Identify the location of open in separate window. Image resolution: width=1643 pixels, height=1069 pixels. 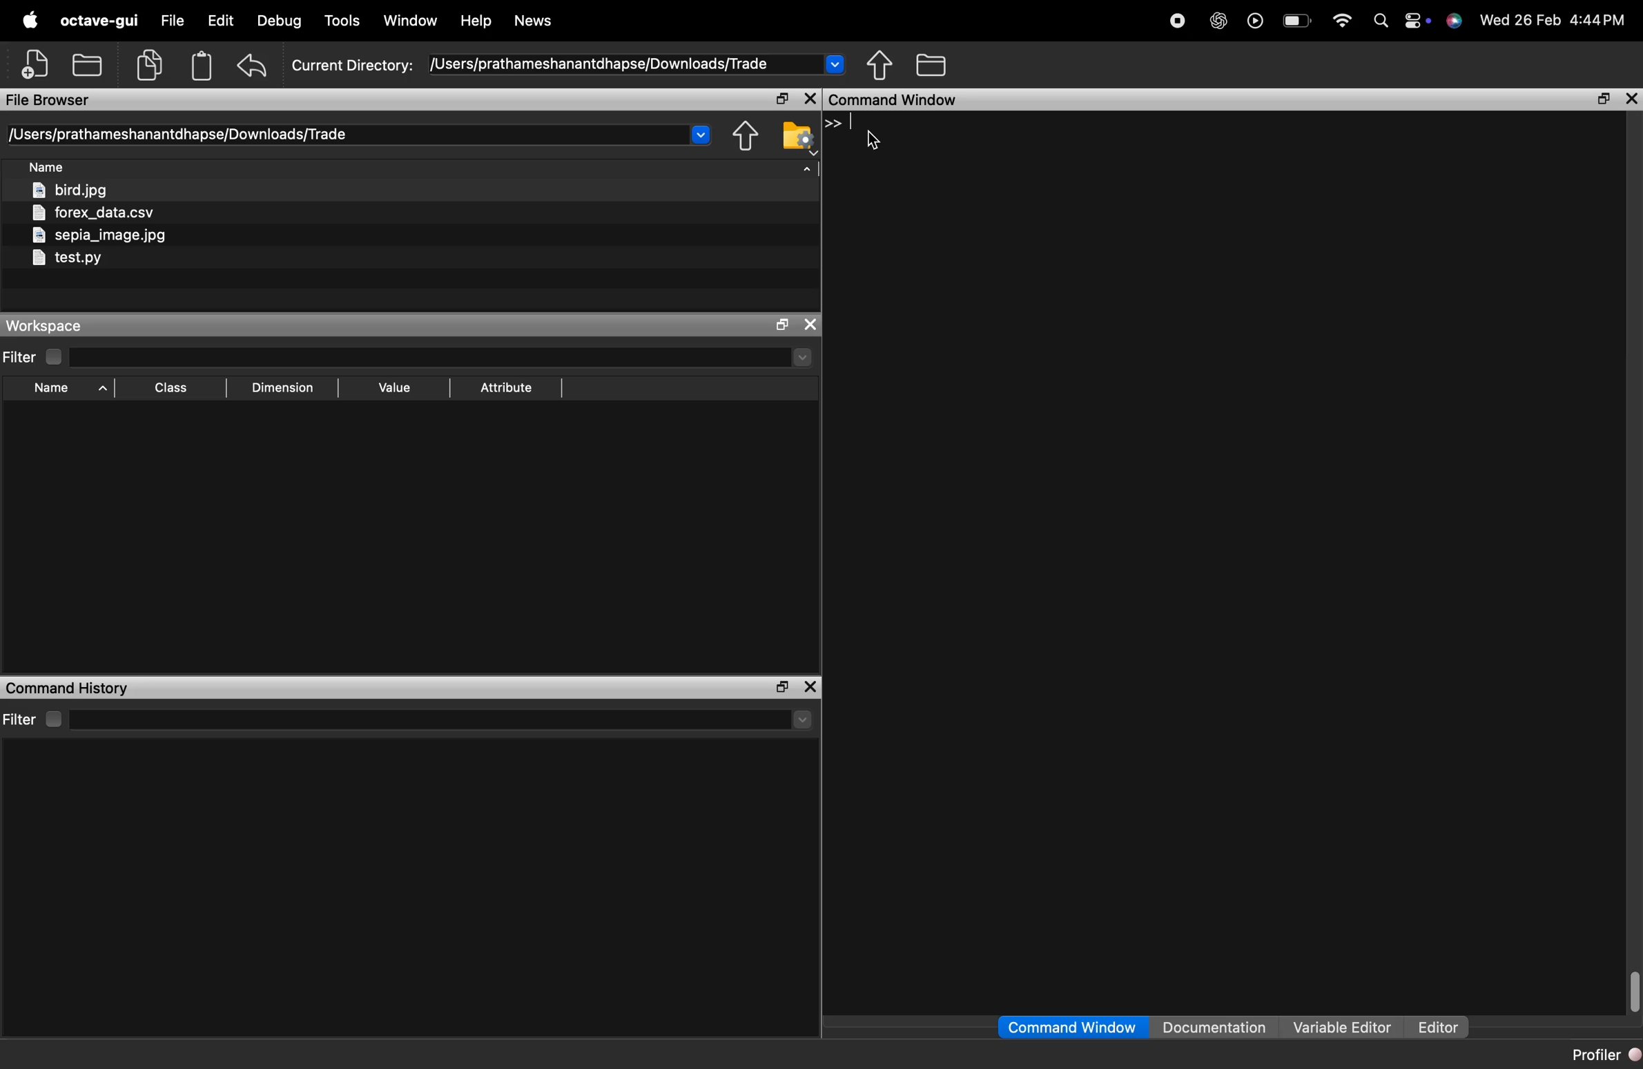
(783, 686).